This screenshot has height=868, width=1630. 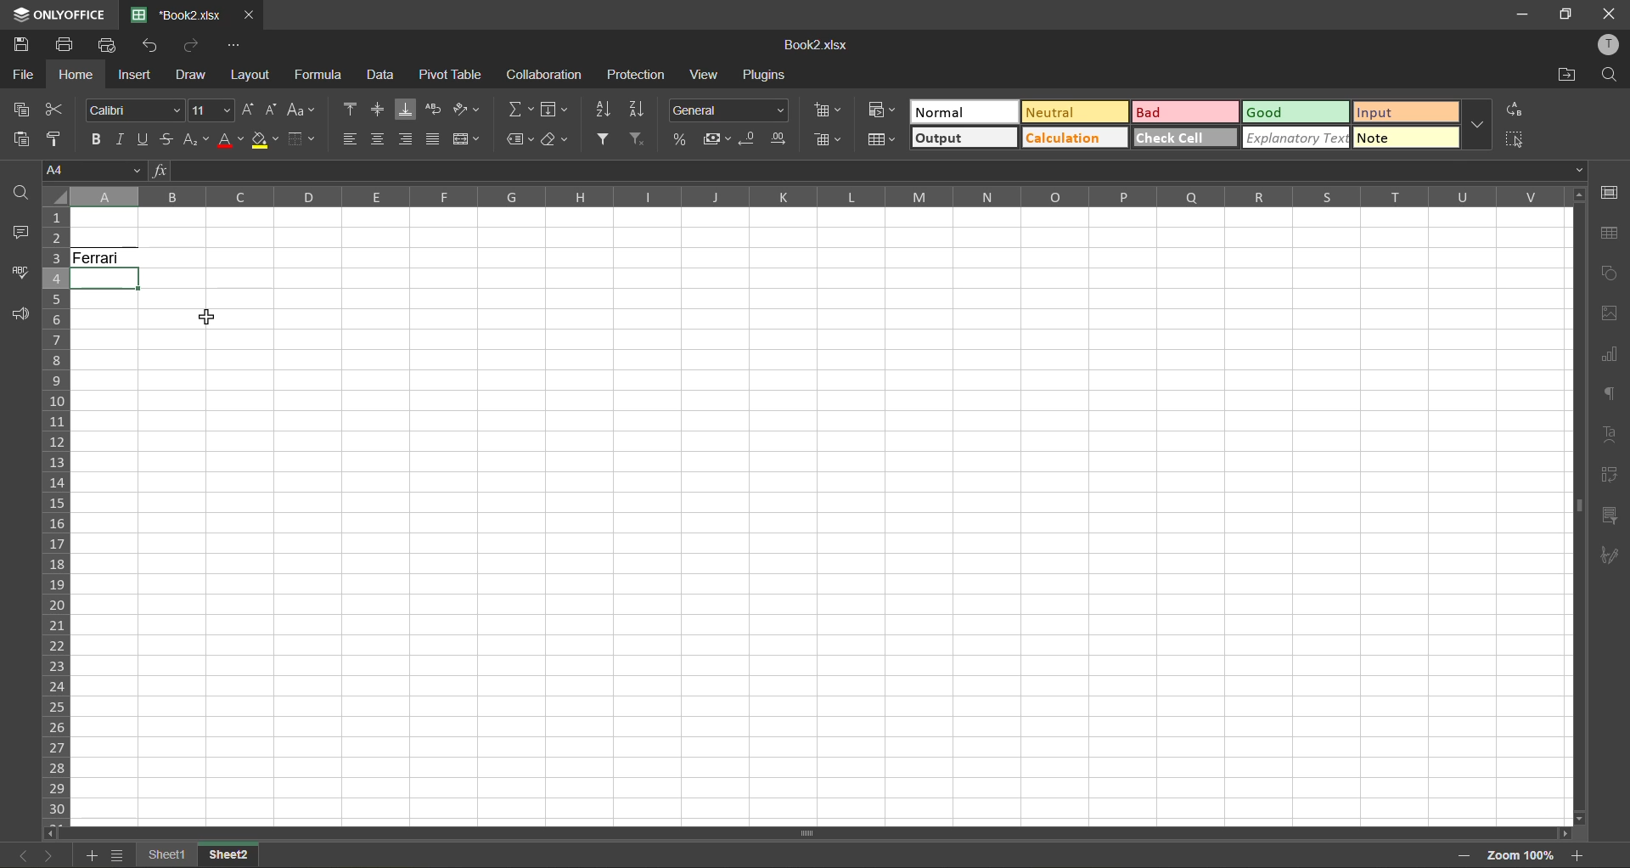 What do you see at coordinates (1296, 138) in the screenshot?
I see `explanatory text` at bounding box center [1296, 138].